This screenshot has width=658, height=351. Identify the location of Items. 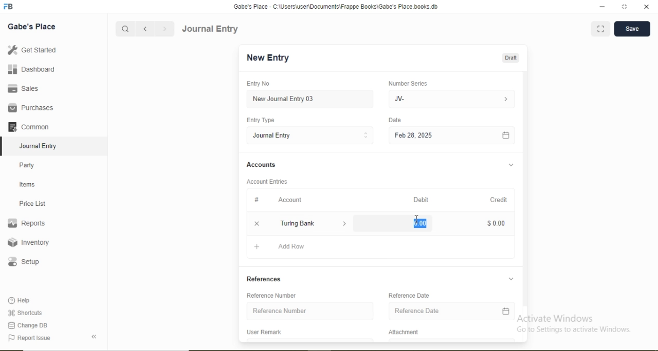
(27, 184).